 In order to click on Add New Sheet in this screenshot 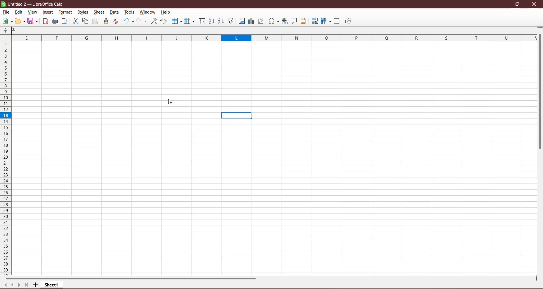, I will do `click(35, 285)`.